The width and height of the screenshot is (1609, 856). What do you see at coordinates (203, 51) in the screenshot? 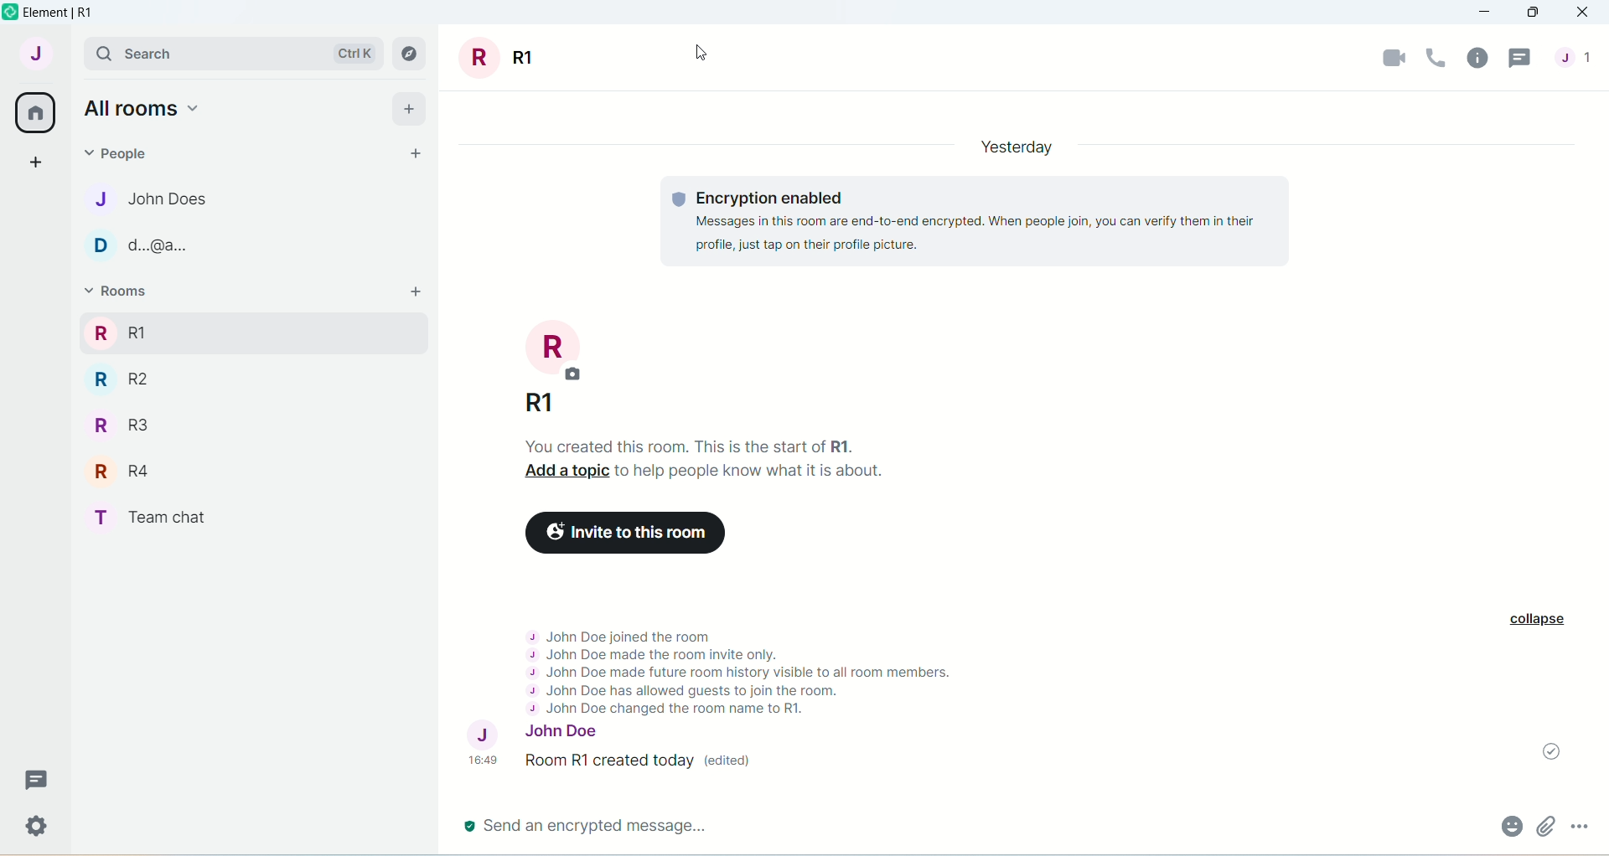
I see `search bar` at bounding box center [203, 51].